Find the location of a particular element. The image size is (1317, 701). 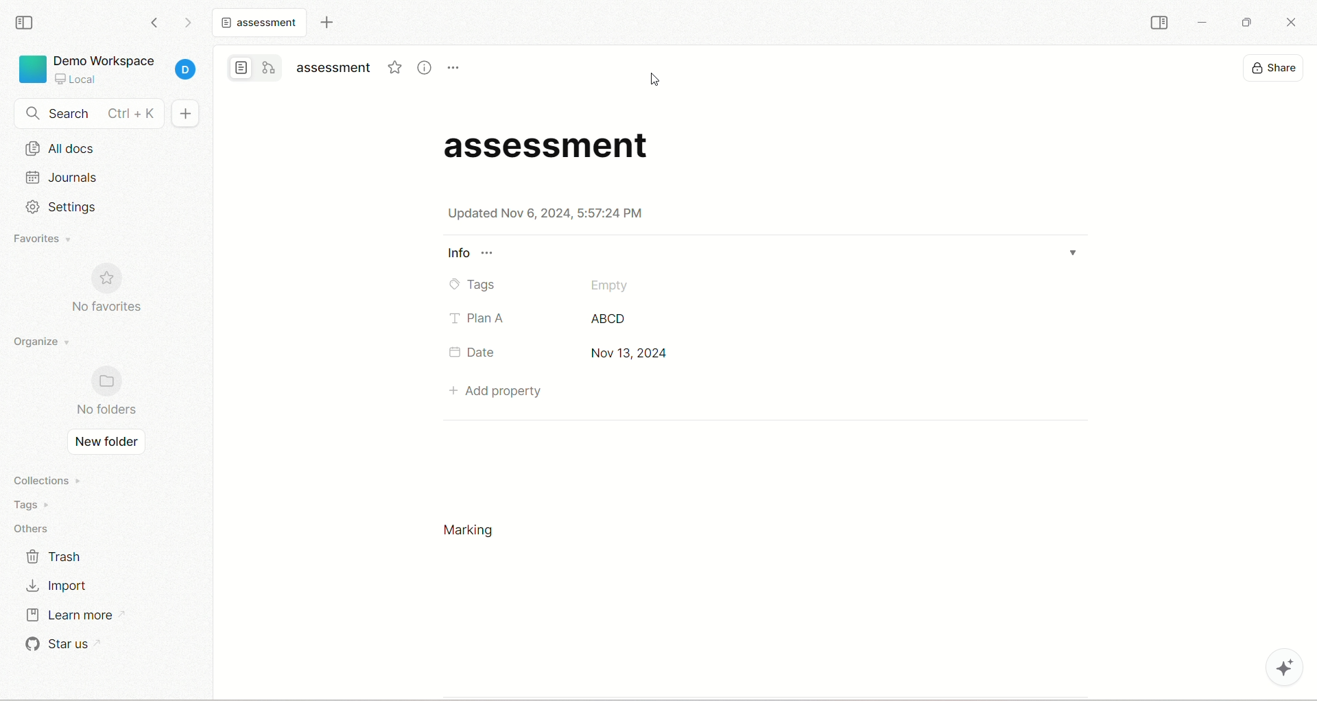

assessment is located at coordinates (553, 146).